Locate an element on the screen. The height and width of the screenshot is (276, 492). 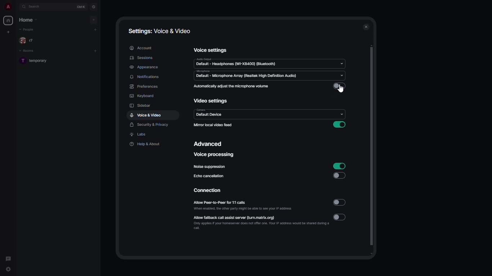
account is located at coordinates (141, 47).